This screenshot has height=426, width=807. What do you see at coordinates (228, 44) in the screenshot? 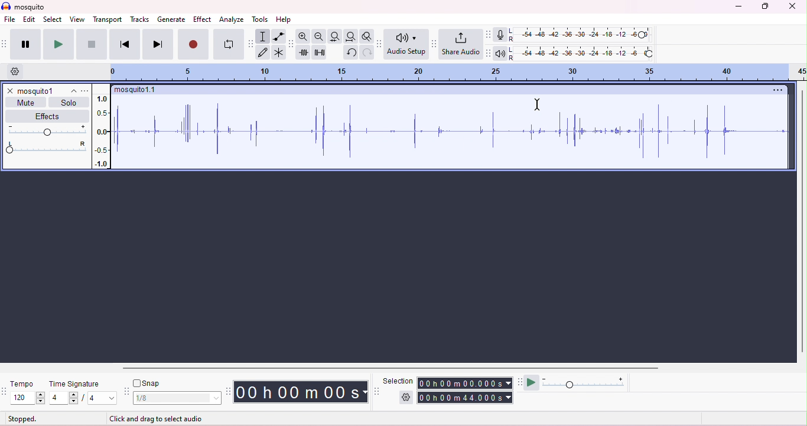
I see `loop` at bounding box center [228, 44].